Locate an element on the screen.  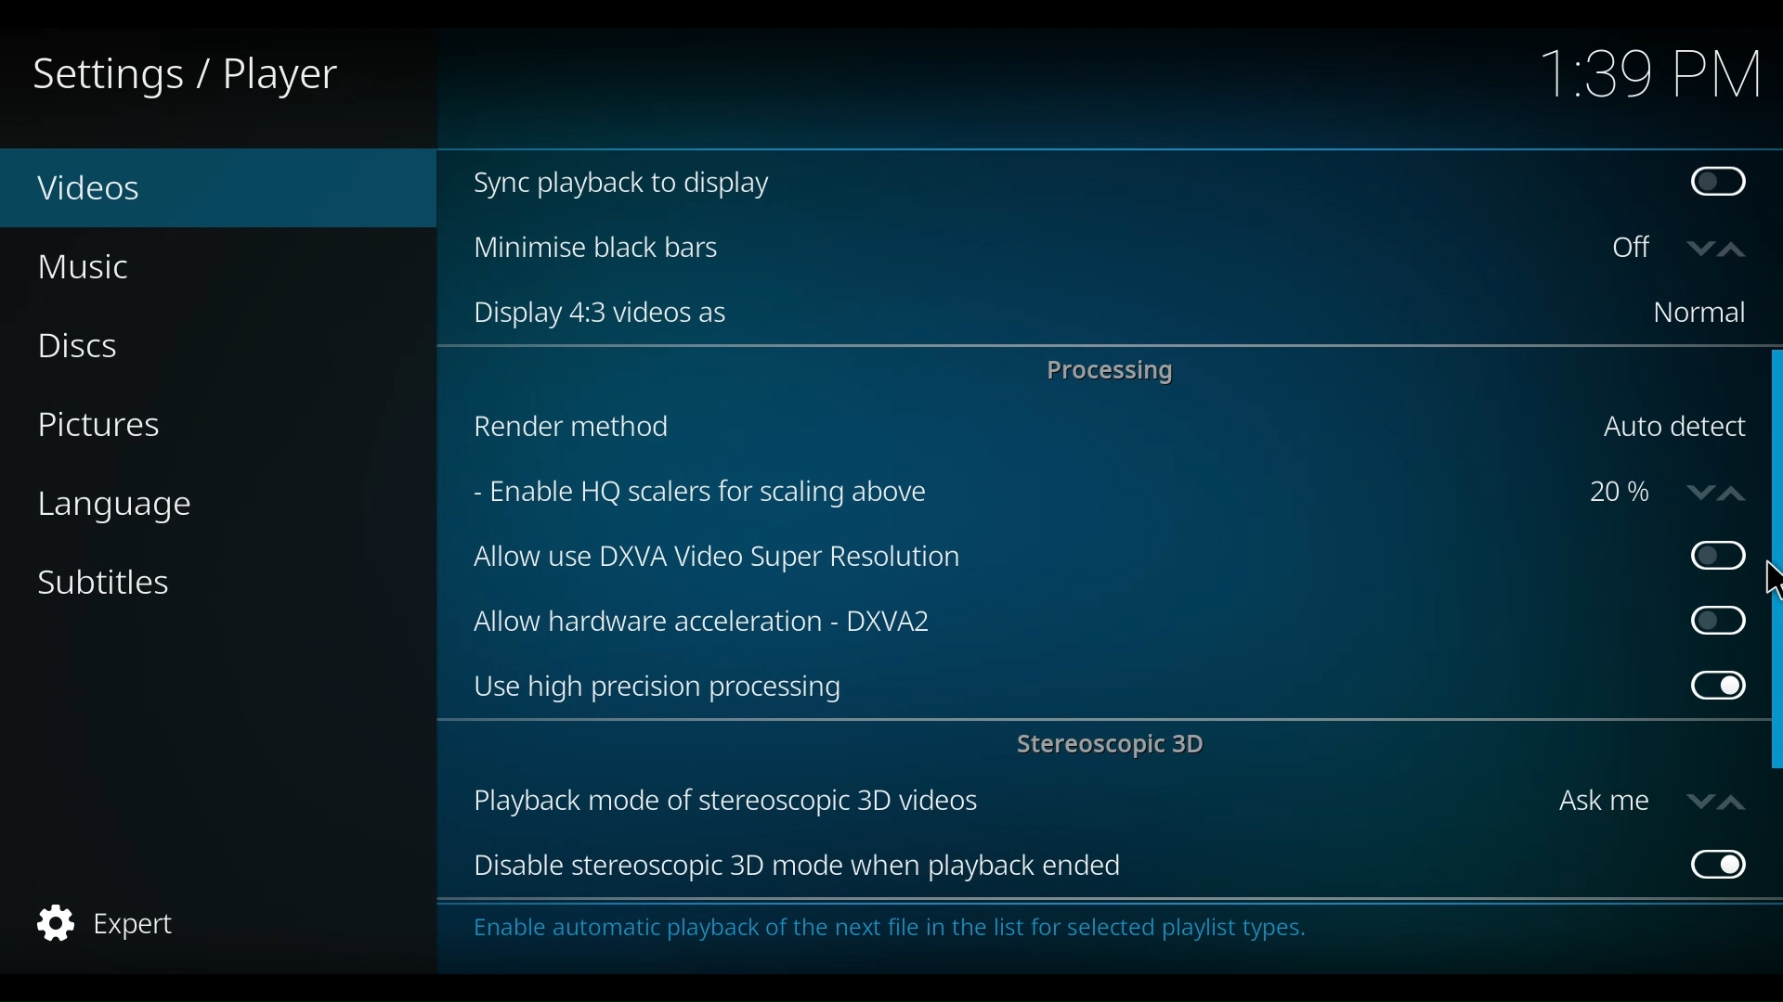
Pictures is located at coordinates (105, 428).